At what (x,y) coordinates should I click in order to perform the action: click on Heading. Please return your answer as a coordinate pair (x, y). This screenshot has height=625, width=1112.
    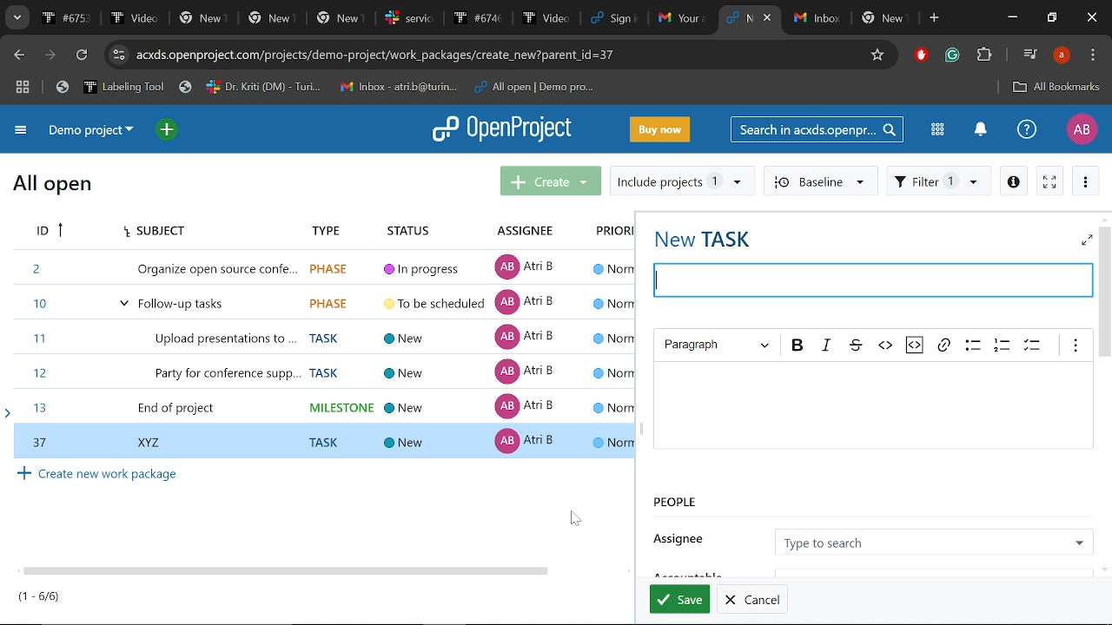
    Looking at the image, I should click on (718, 345).